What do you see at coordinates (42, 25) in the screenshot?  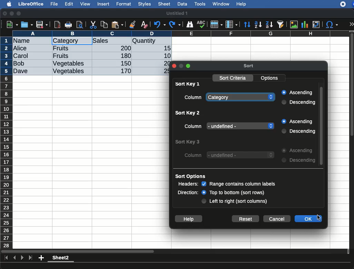 I see `save` at bounding box center [42, 25].